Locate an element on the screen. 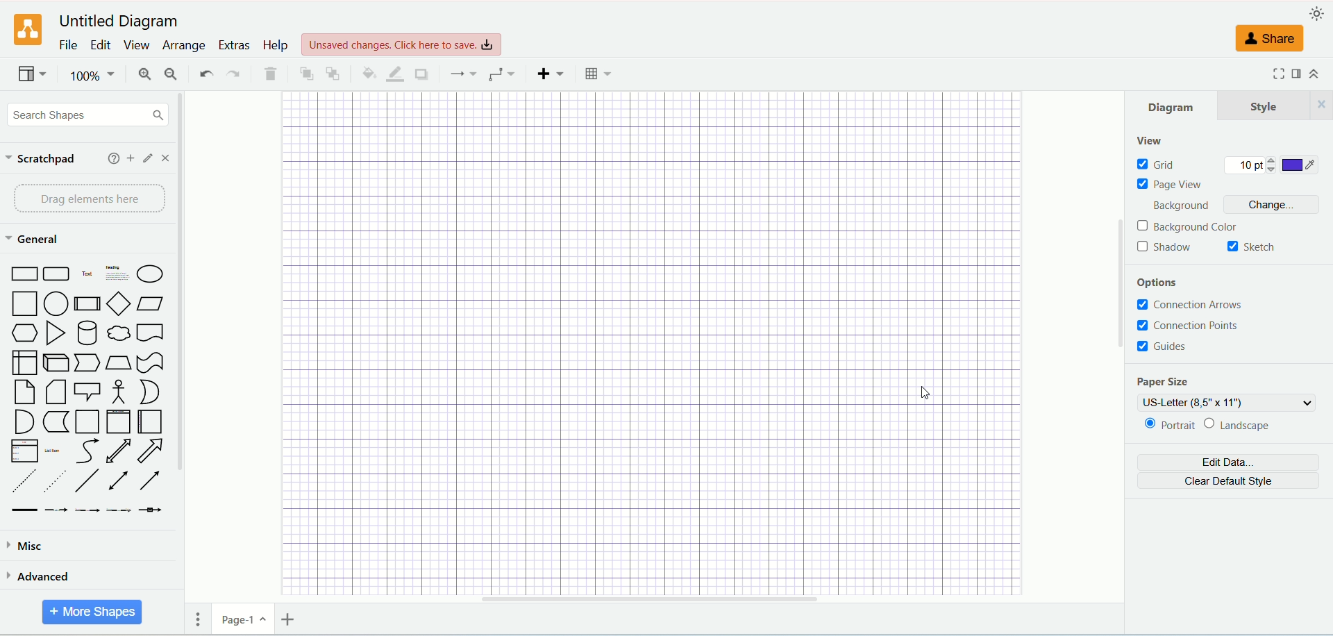 This screenshot has height=636, width=1333. fill color is located at coordinates (367, 72).